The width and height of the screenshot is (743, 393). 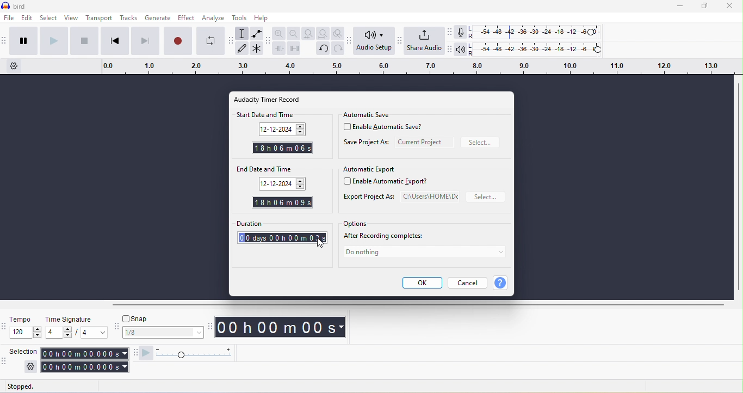 I want to click on play at speed, so click(x=196, y=353).